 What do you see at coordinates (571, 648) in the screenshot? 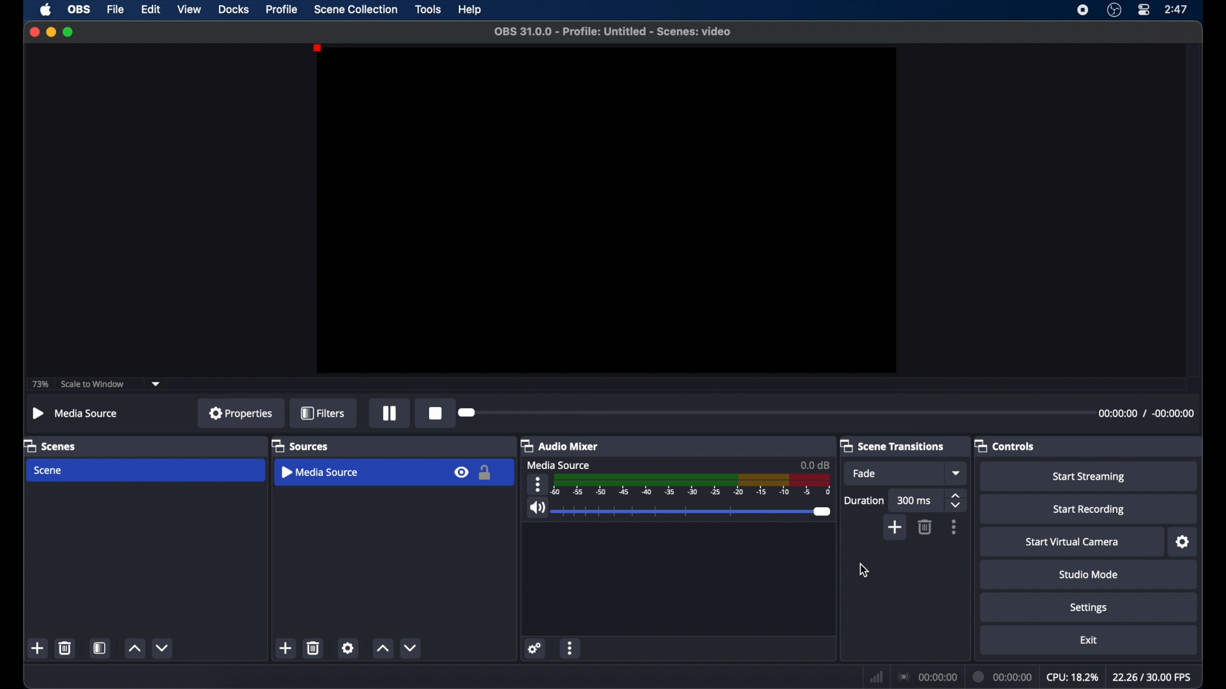
I see `more options` at bounding box center [571, 648].